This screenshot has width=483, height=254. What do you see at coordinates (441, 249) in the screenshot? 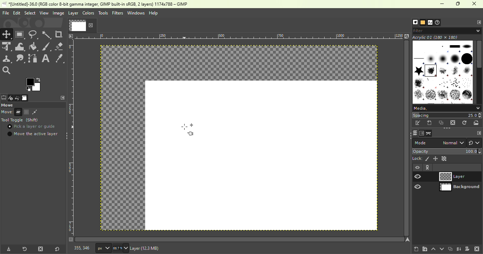
I see `Move this layer to the bottom of the layer stack` at bounding box center [441, 249].